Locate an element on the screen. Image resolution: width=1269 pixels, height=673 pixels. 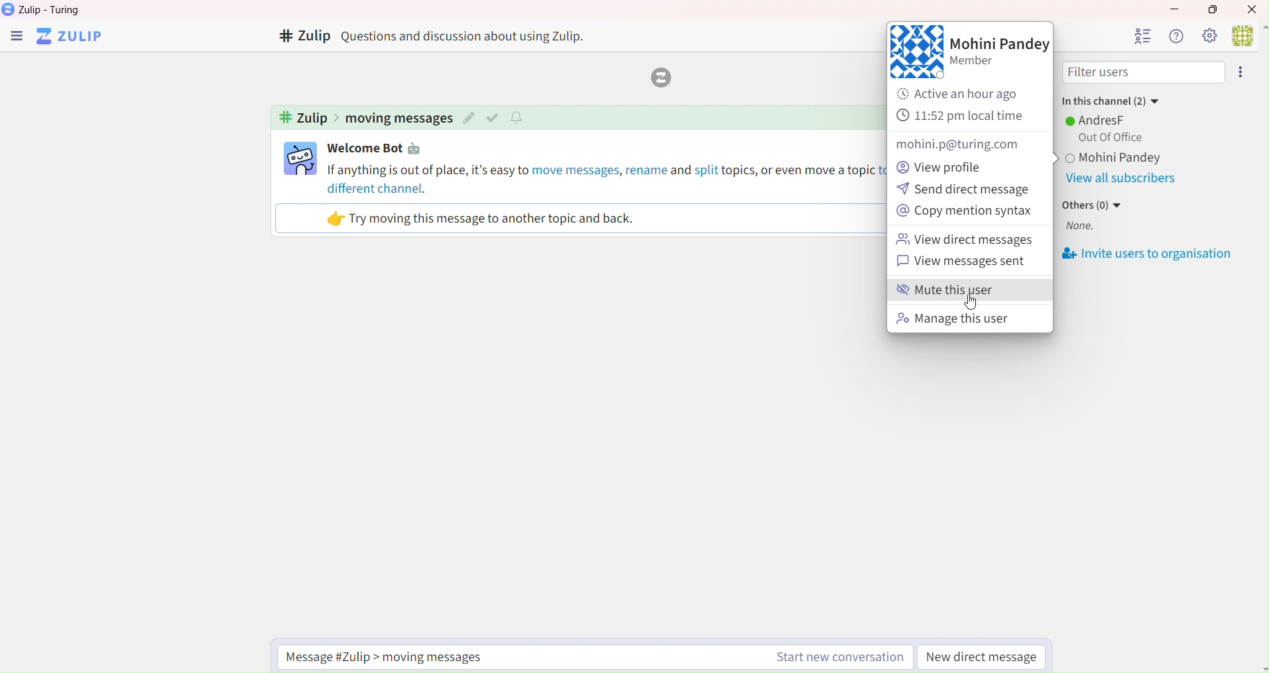
Start new conversation is located at coordinates (837, 658).